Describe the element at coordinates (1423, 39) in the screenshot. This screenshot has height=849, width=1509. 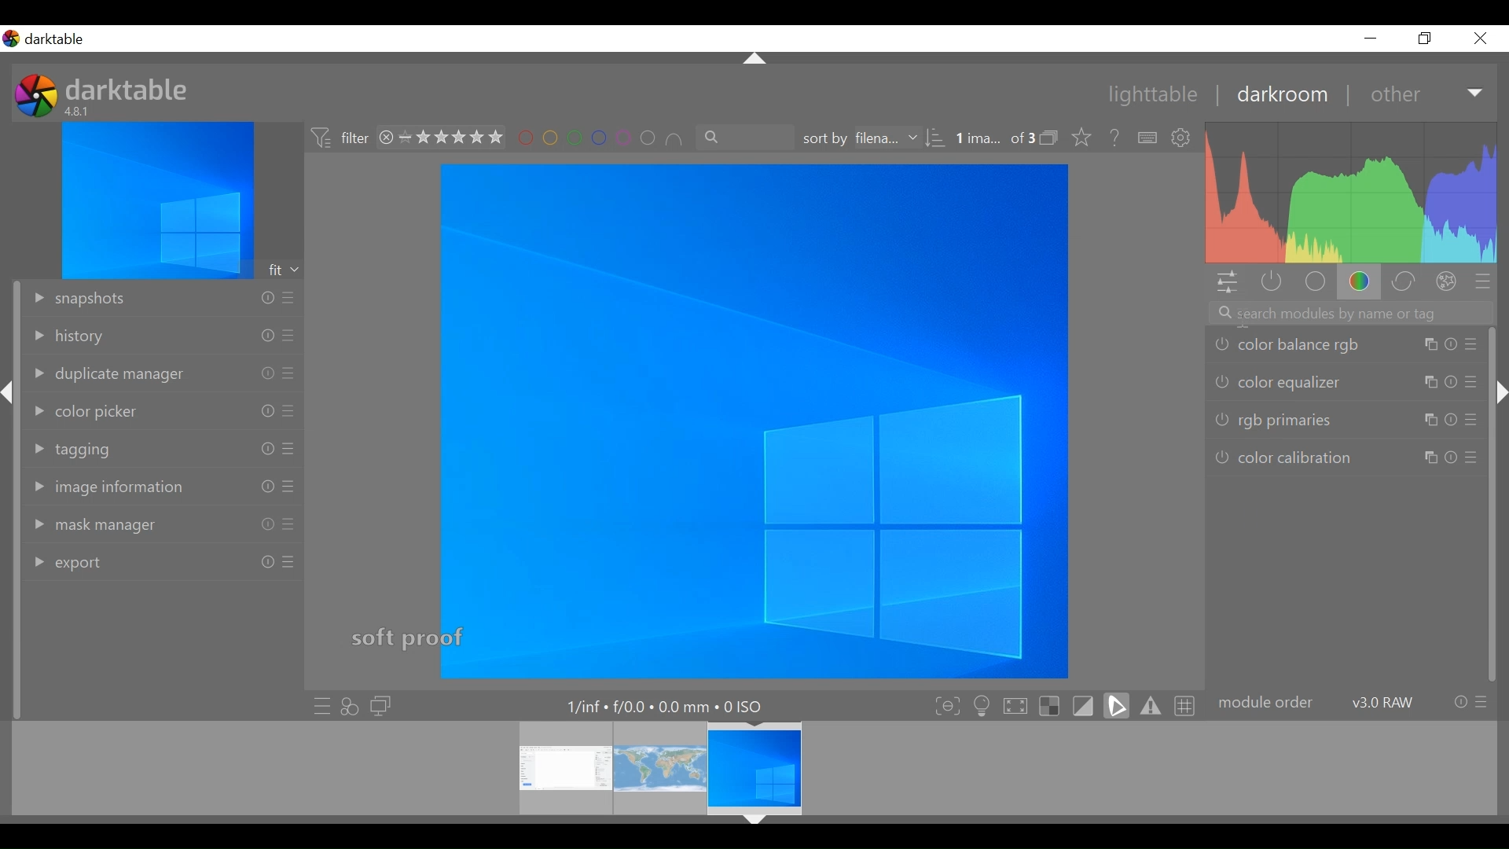
I see `restore` at that location.